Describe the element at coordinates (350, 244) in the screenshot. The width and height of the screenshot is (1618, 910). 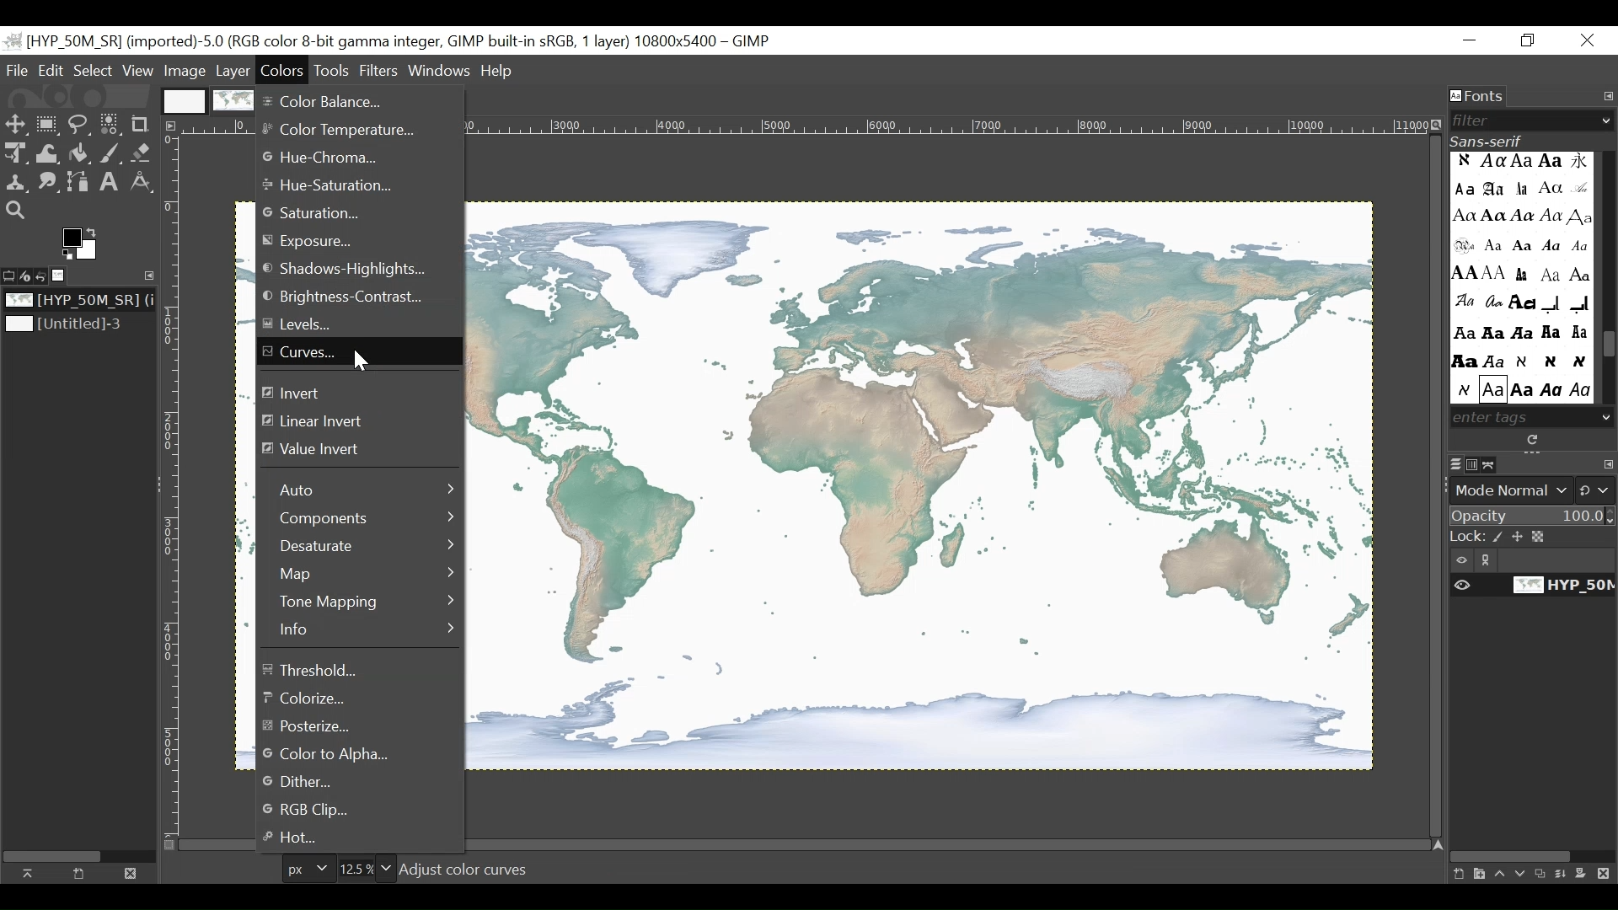
I see `Exposure` at that location.